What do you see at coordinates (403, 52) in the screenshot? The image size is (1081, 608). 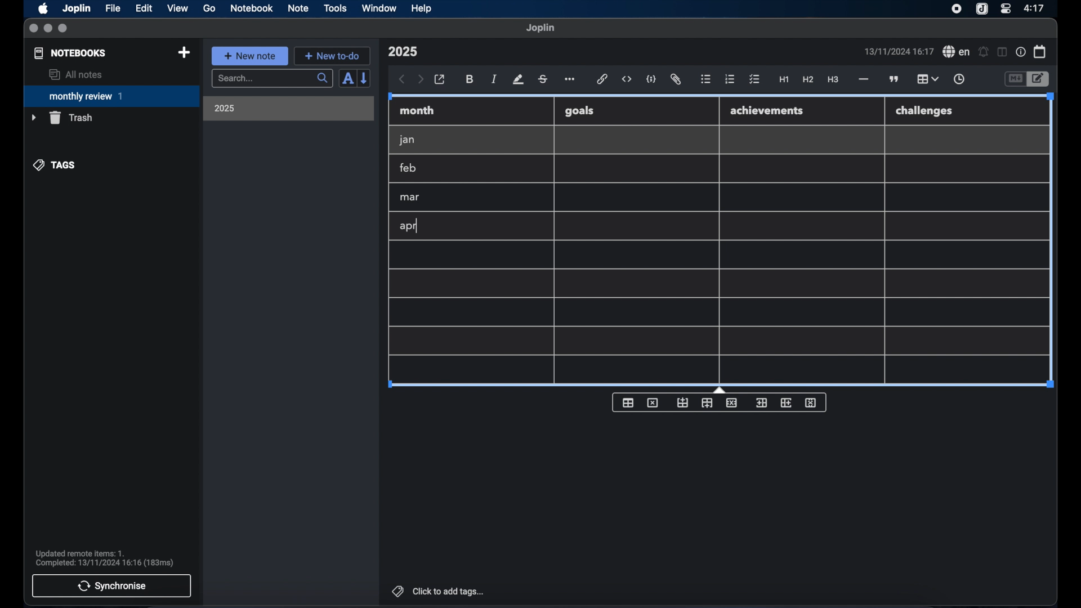 I see `note title` at bounding box center [403, 52].